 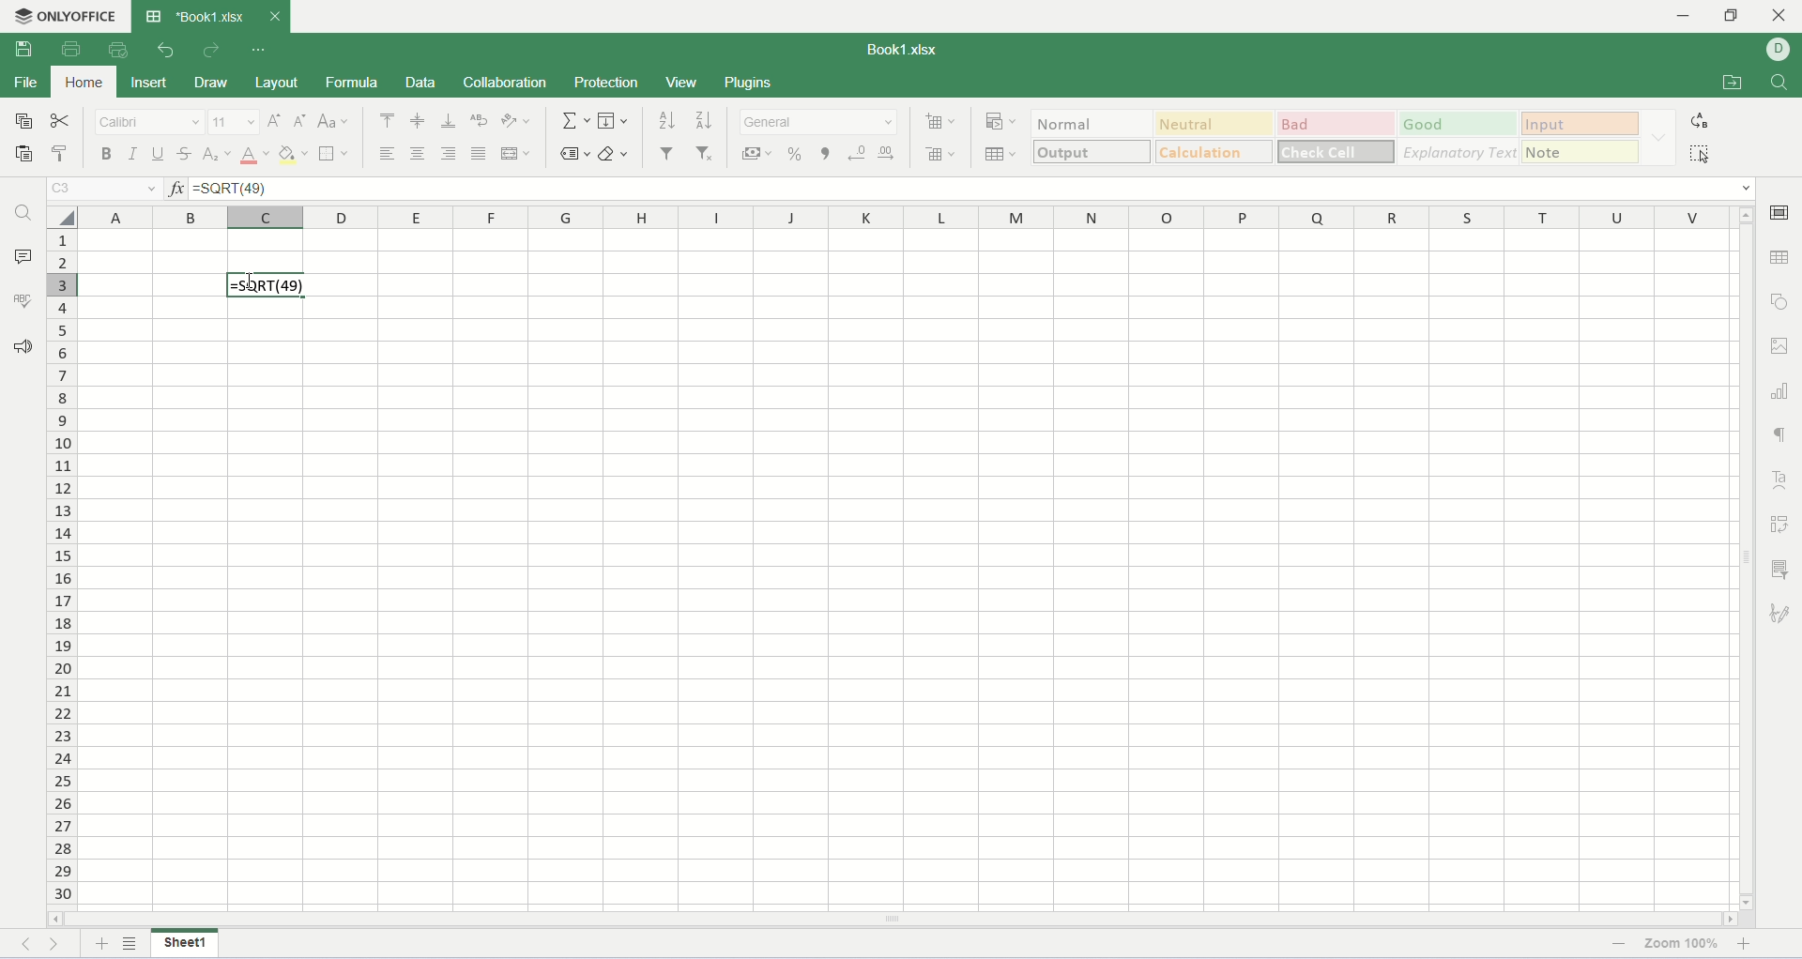 What do you see at coordinates (506, 82) in the screenshot?
I see `collaboration` at bounding box center [506, 82].